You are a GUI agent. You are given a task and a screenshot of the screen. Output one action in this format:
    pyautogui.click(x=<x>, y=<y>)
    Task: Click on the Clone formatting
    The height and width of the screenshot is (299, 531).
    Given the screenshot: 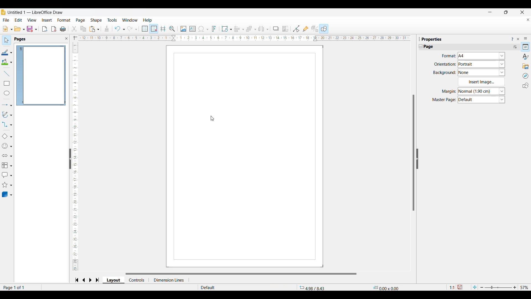 What is the action you would take?
    pyautogui.click(x=106, y=29)
    